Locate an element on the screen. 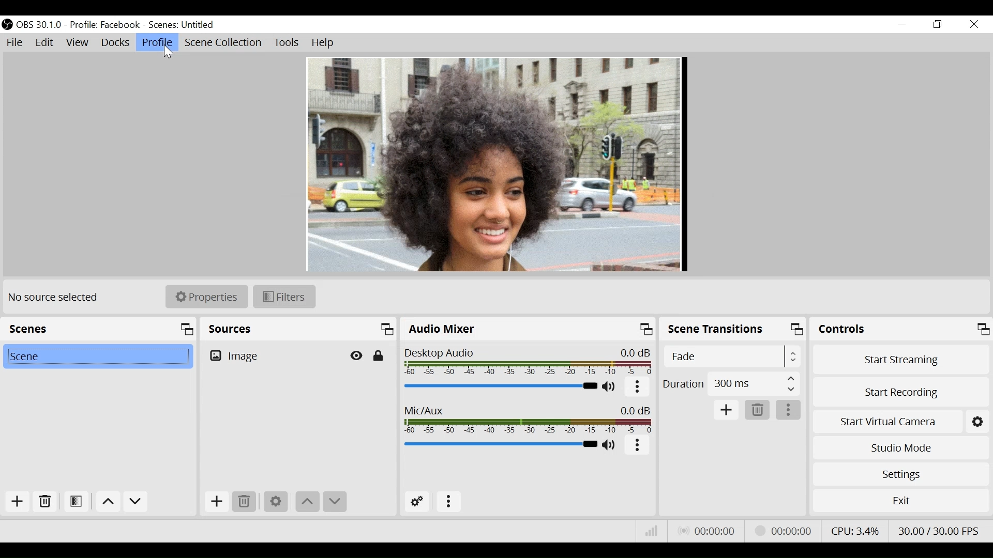  Properties is located at coordinates (206, 297).